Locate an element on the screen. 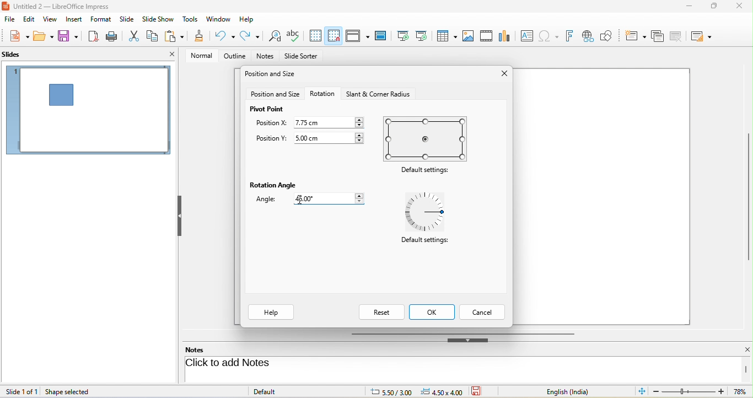 The width and height of the screenshot is (753, 398). outline is located at coordinates (233, 56).